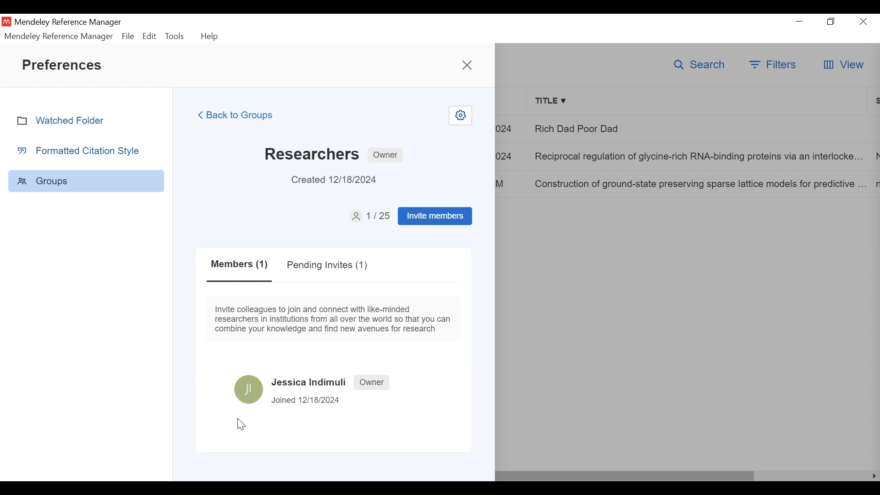 This screenshot has width=880, height=495. Describe the element at coordinates (149, 36) in the screenshot. I see `Edit` at that location.